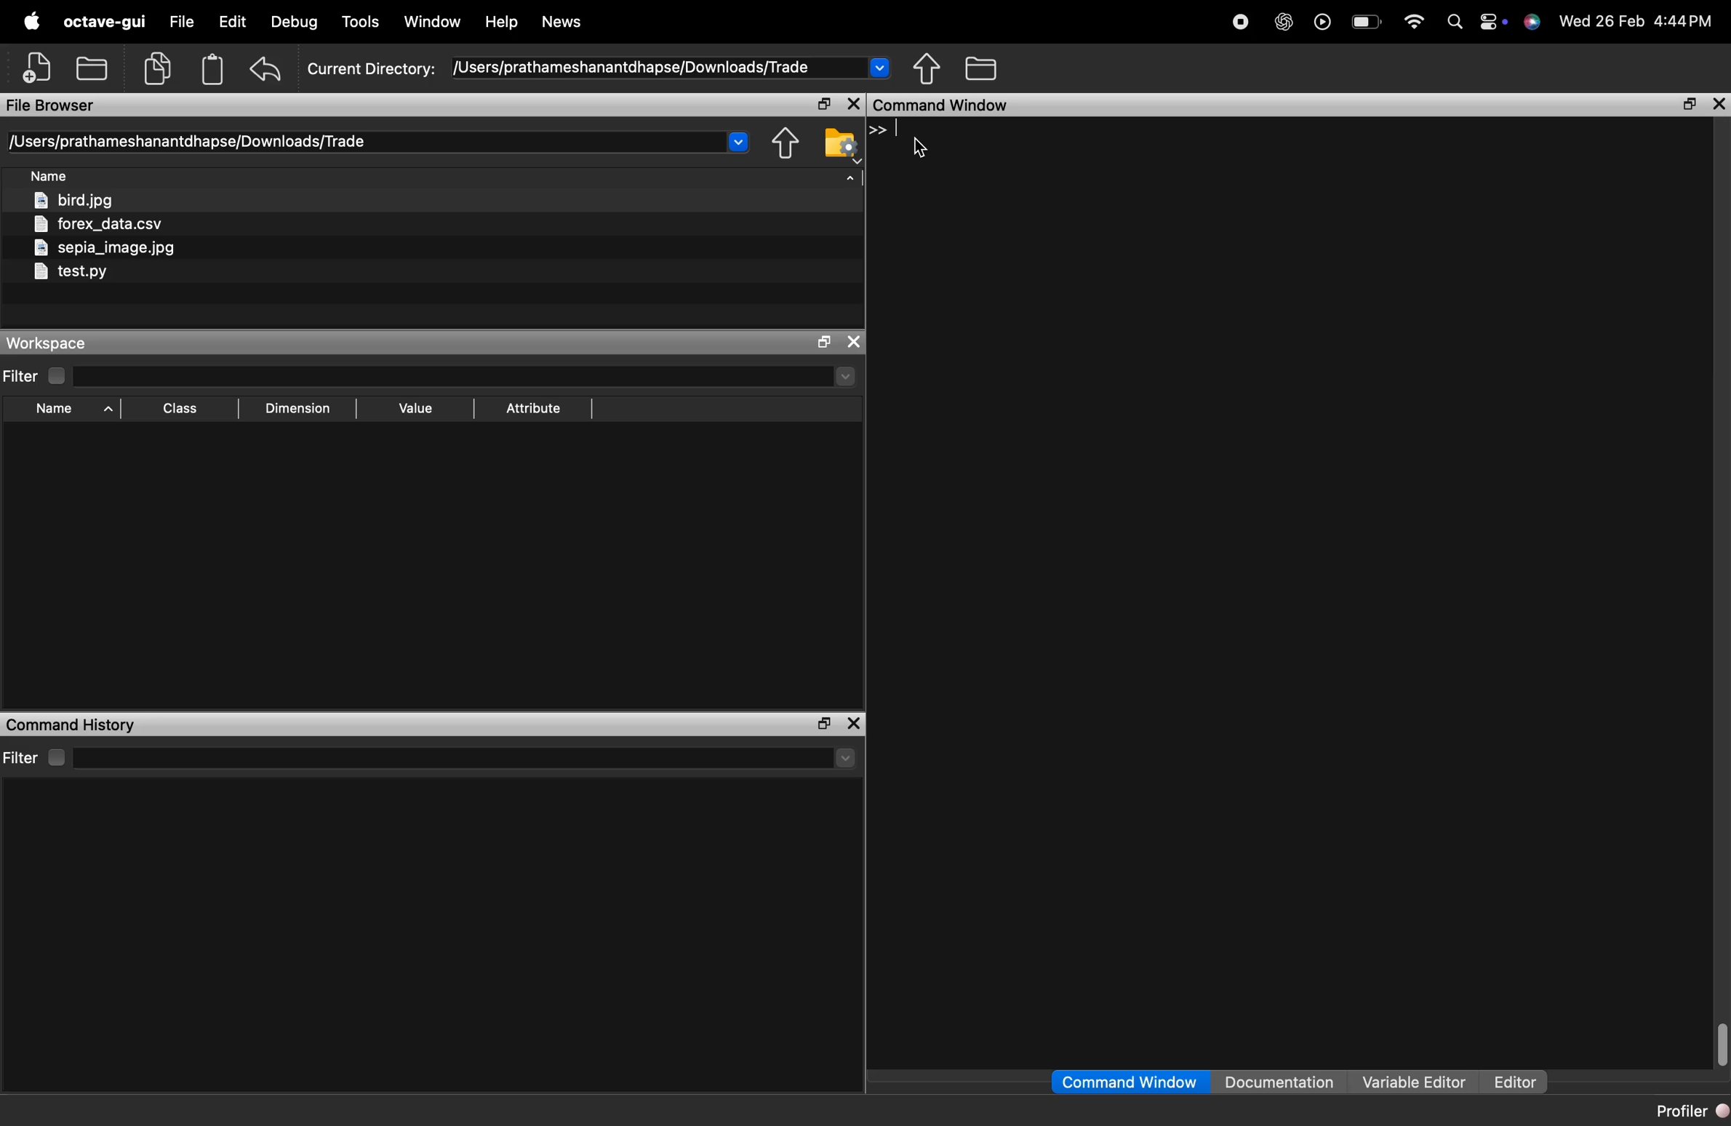 The width and height of the screenshot is (1731, 1126). What do you see at coordinates (51, 106) in the screenshot?
I see `File Browser
Bi ini. 6` at bounding box center [51, 106].